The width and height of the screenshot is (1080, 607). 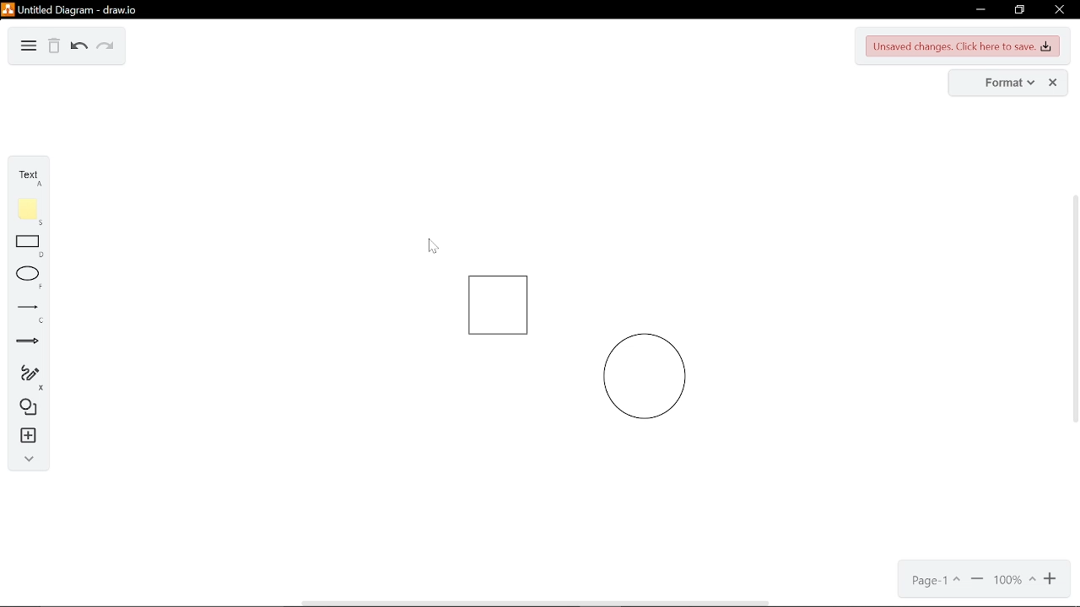 What do you see at coordinates (23, 344) in the screenshot?
I see `arrow` at bounding box center [23, 344].